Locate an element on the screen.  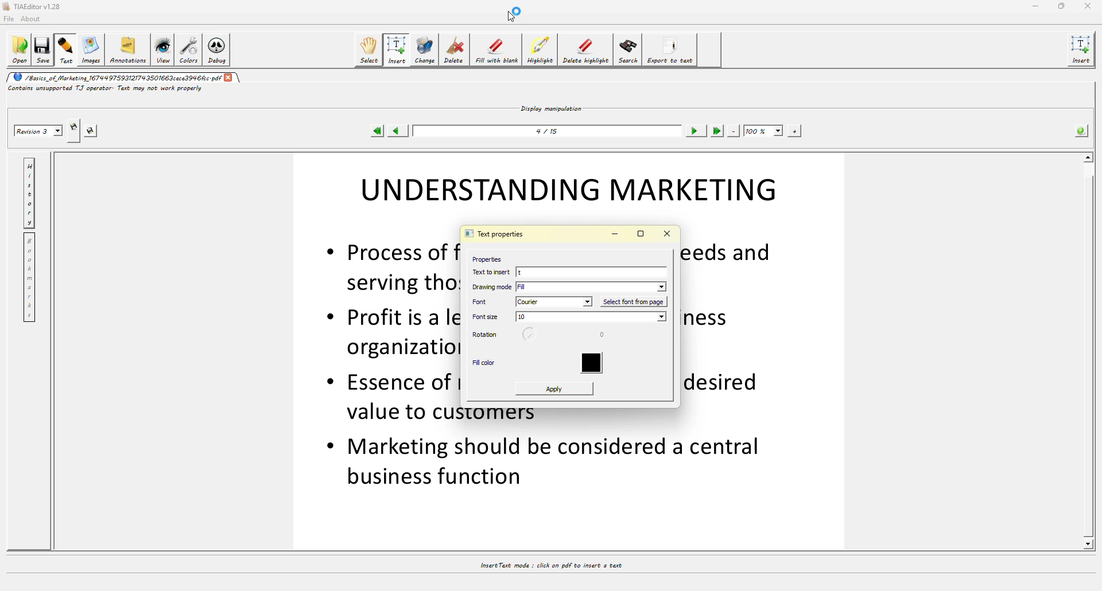
TIAEditor v1.28 is located at coordinates (36, 6).